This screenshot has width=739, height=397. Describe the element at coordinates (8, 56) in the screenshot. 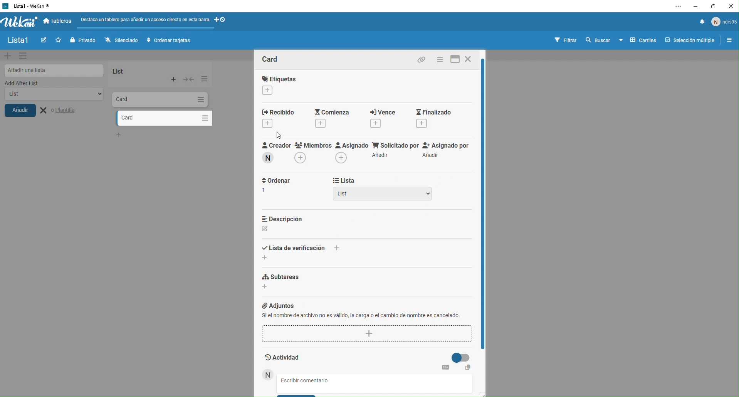

I see `add new ` at that location.